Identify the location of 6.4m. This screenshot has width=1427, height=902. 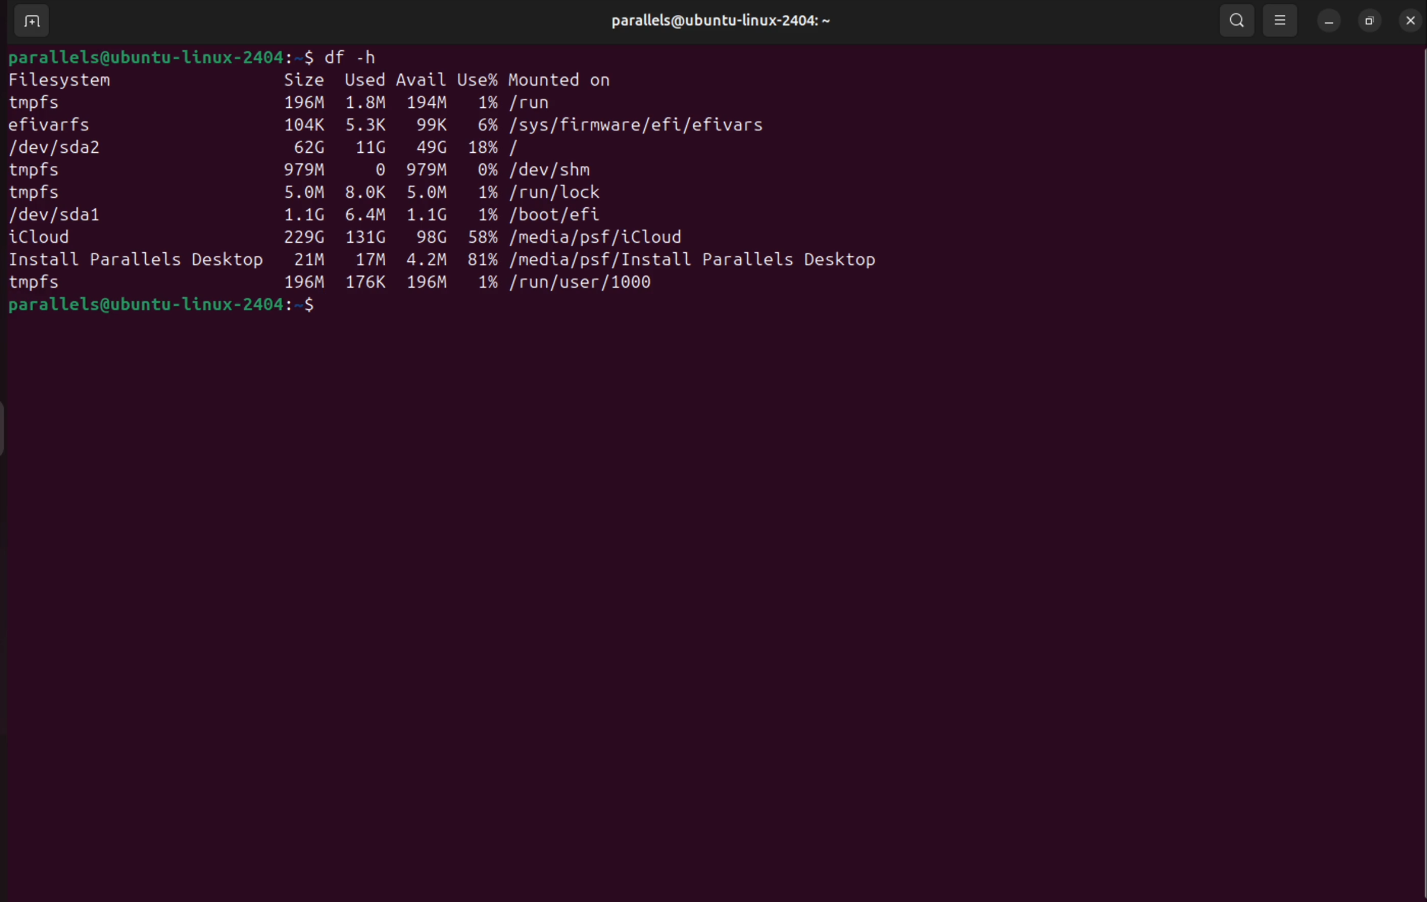
(366, 215).